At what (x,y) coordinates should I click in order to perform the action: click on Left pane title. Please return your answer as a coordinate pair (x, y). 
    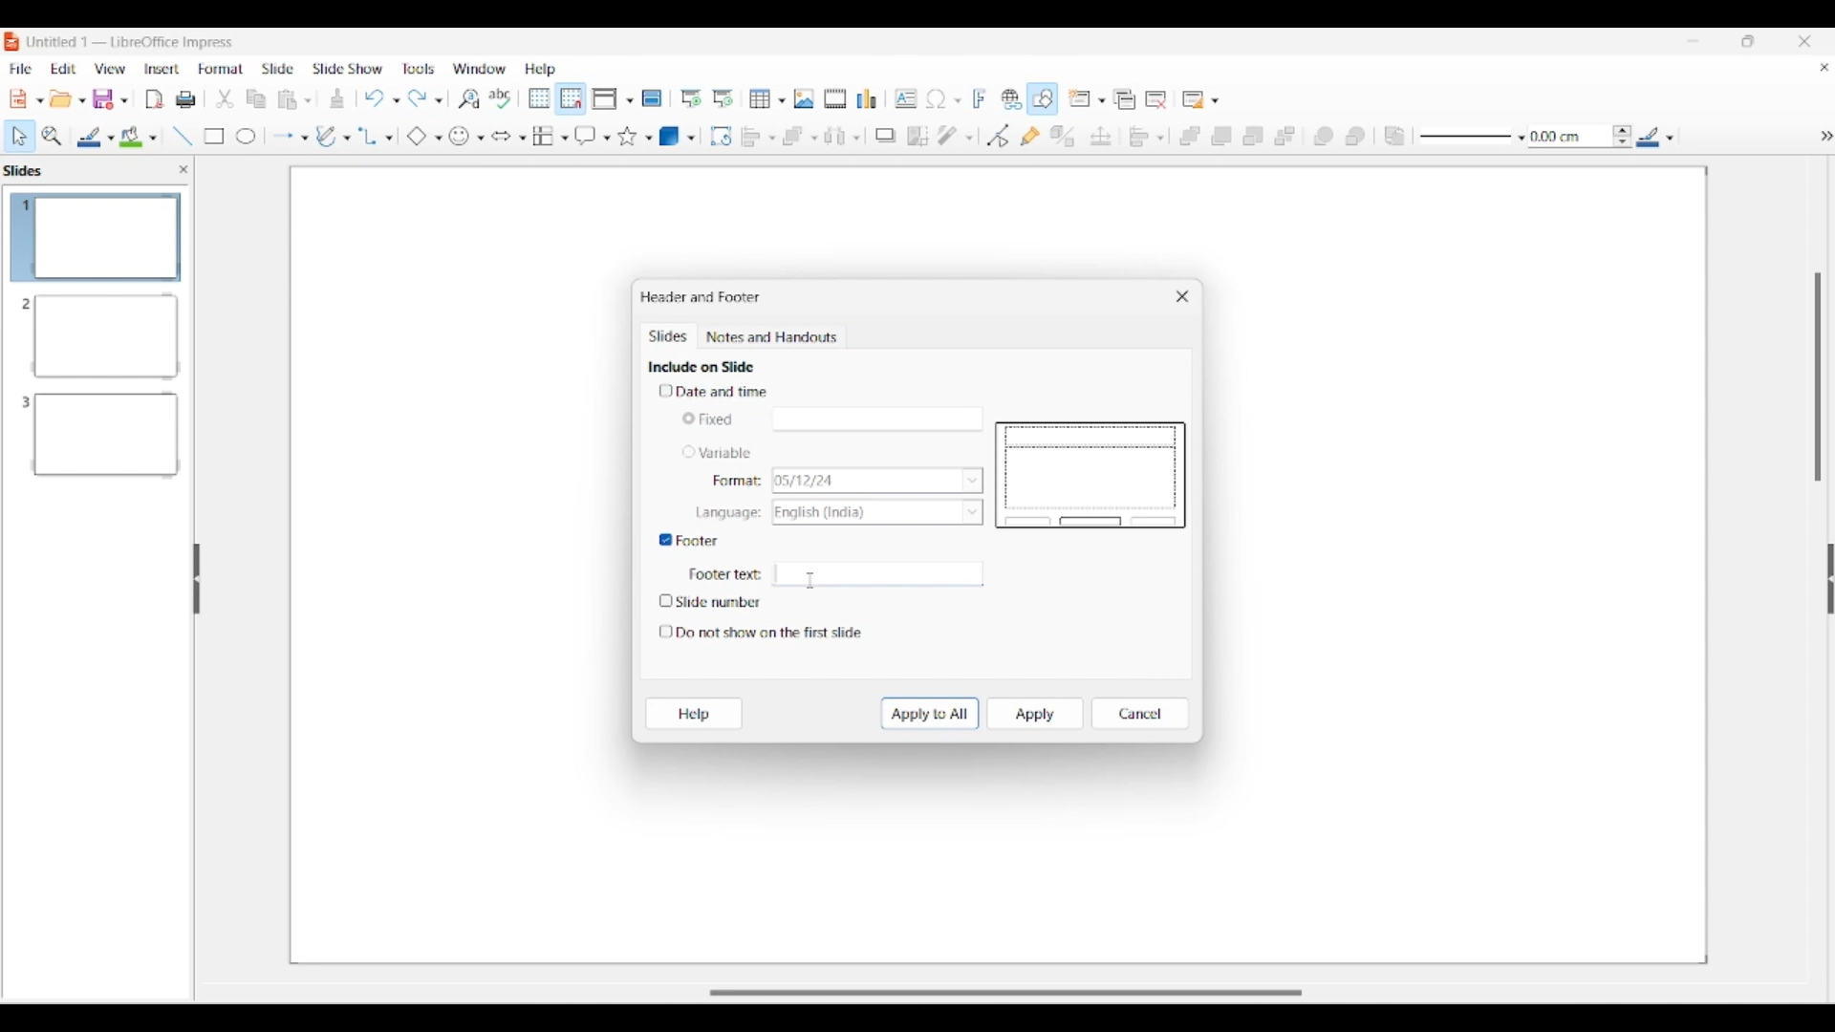
    Looking at the image, I should click on (28, 170).